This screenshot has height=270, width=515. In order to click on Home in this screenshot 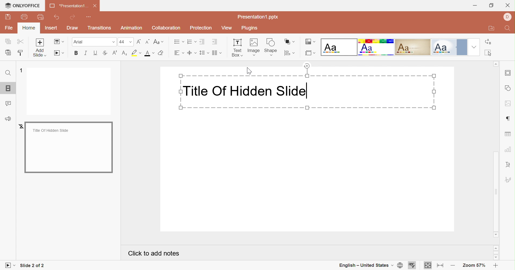, I will do `click(29, 28)`.